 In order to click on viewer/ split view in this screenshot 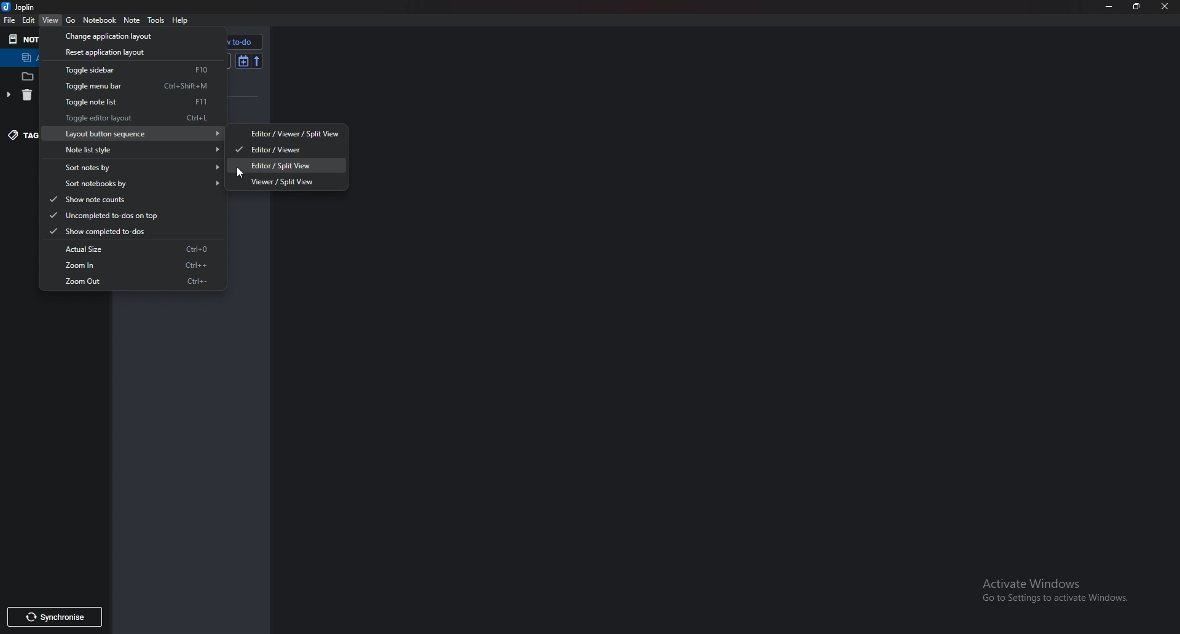, I will do `click(292, 181)`.